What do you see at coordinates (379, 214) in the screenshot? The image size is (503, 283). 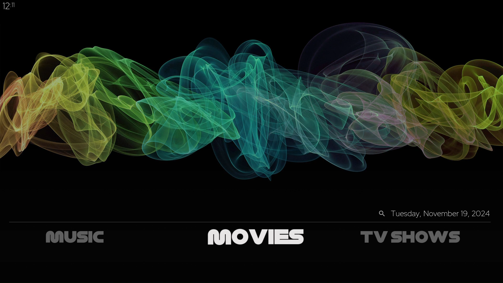 I see `search` at bounding box center [379, 214].